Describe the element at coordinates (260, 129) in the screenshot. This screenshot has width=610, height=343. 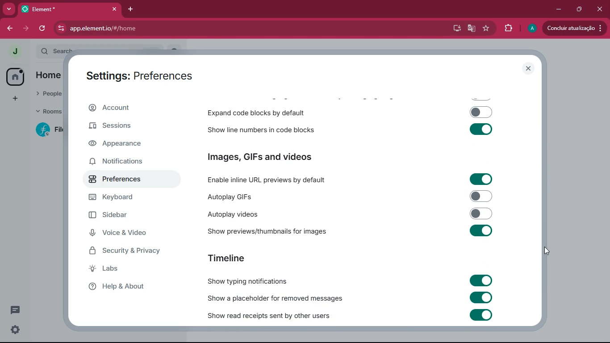
I see `show line numbers in code blocks` at that location.